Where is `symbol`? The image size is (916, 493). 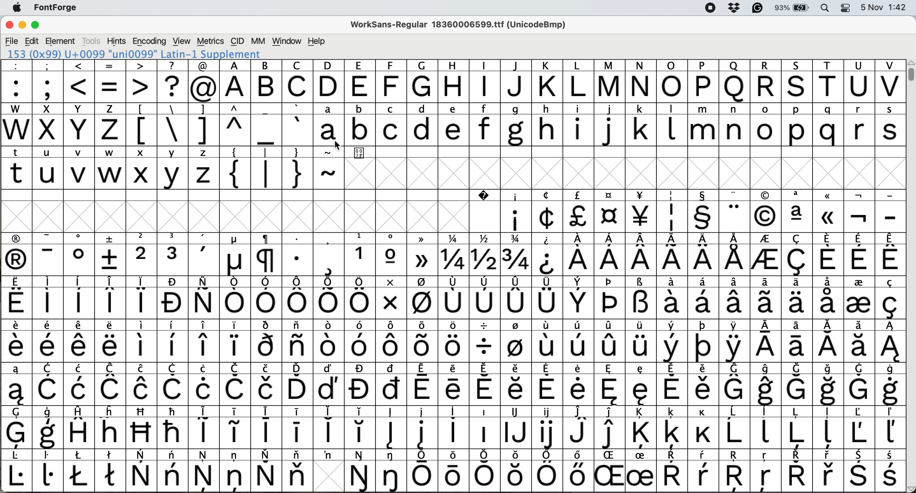 symbol is located at coordinates (859, 255).